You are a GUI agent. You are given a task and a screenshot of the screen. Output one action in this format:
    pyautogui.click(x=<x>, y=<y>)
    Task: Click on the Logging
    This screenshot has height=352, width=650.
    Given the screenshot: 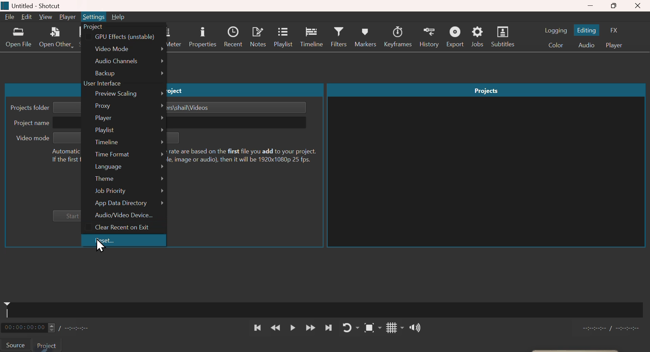 What is the action you would take?
    pyautogui.click(x=556, y=30)
    